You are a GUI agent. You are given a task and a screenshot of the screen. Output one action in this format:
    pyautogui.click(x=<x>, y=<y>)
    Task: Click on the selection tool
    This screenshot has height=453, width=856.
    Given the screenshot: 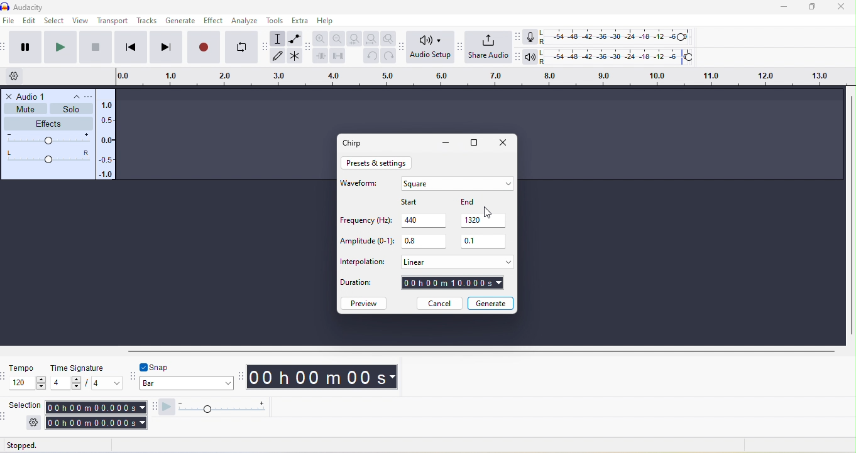 What is the action you would take?
    pyautogui.click(x=279, y=38)
    